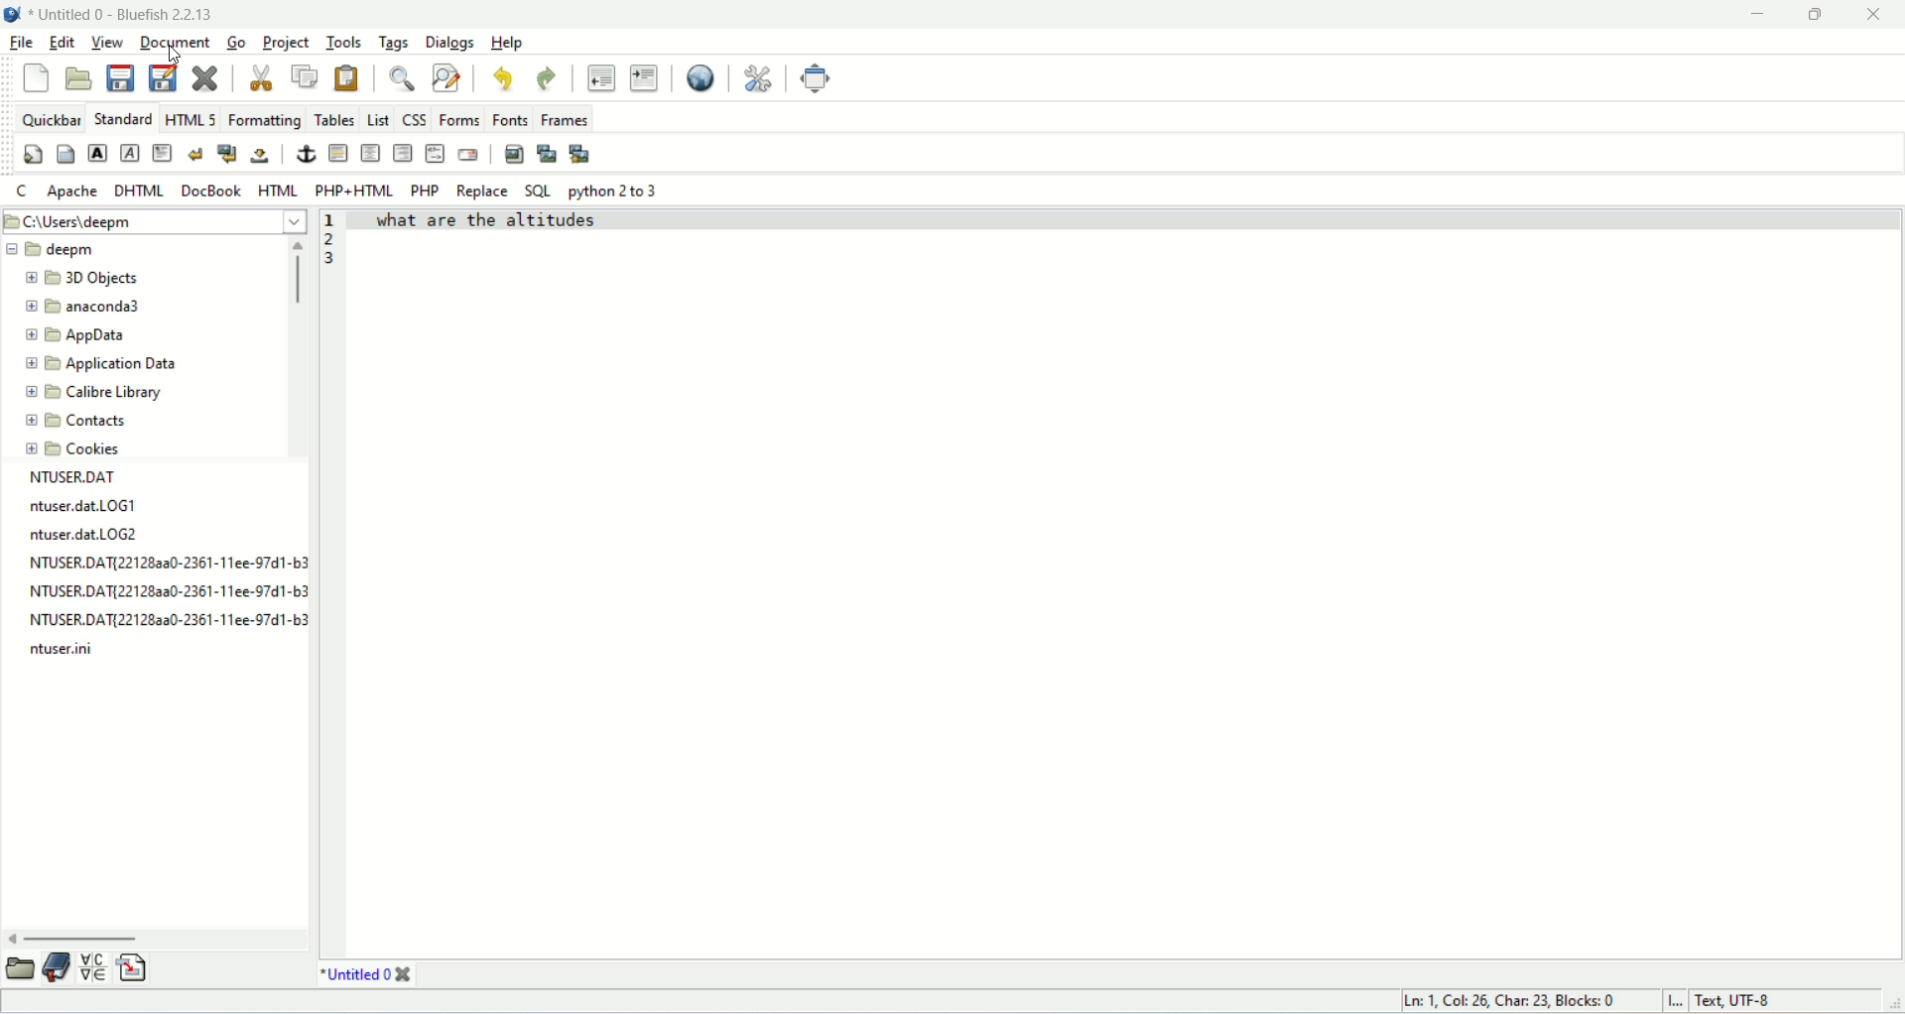 The image size is (1905, 1014). I want to click on paragraph, so click(165, 153).